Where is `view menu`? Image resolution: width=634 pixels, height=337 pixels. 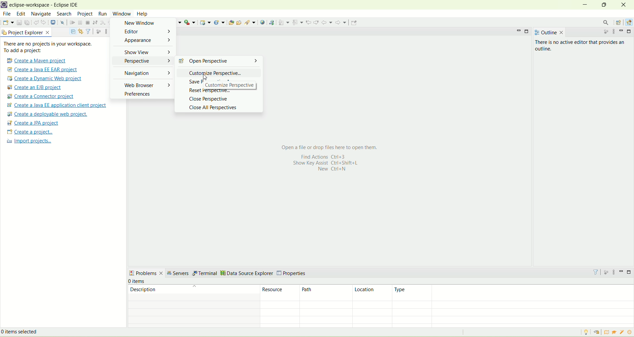
view menu is located at coordinates (615, 273).